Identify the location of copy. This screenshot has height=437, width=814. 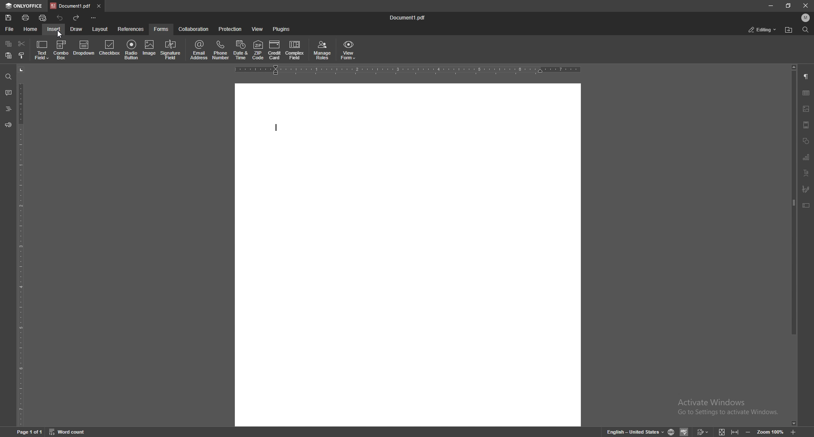
(9, 43).